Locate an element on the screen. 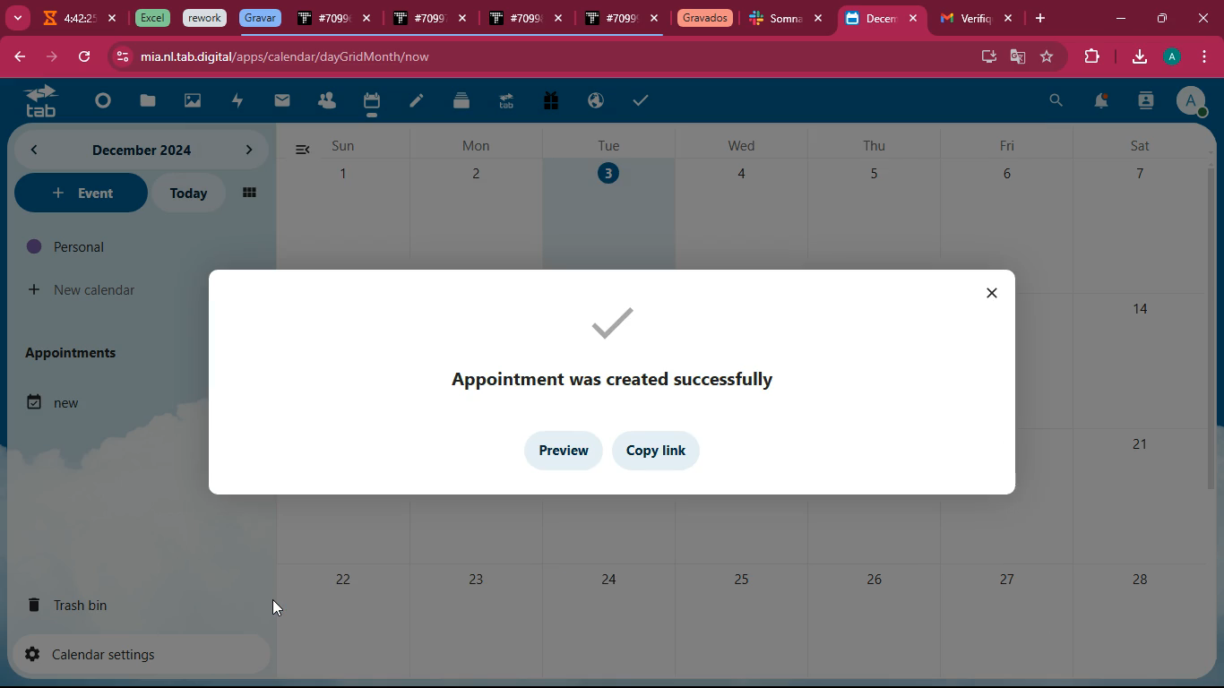 The image size is (1224, 688). close is located at coordinates (563, 21).